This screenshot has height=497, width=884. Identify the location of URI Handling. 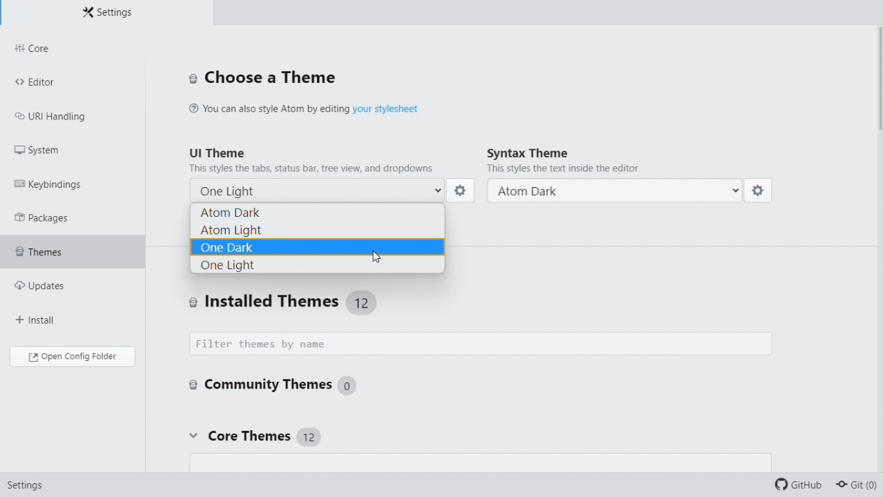
(62, 119).